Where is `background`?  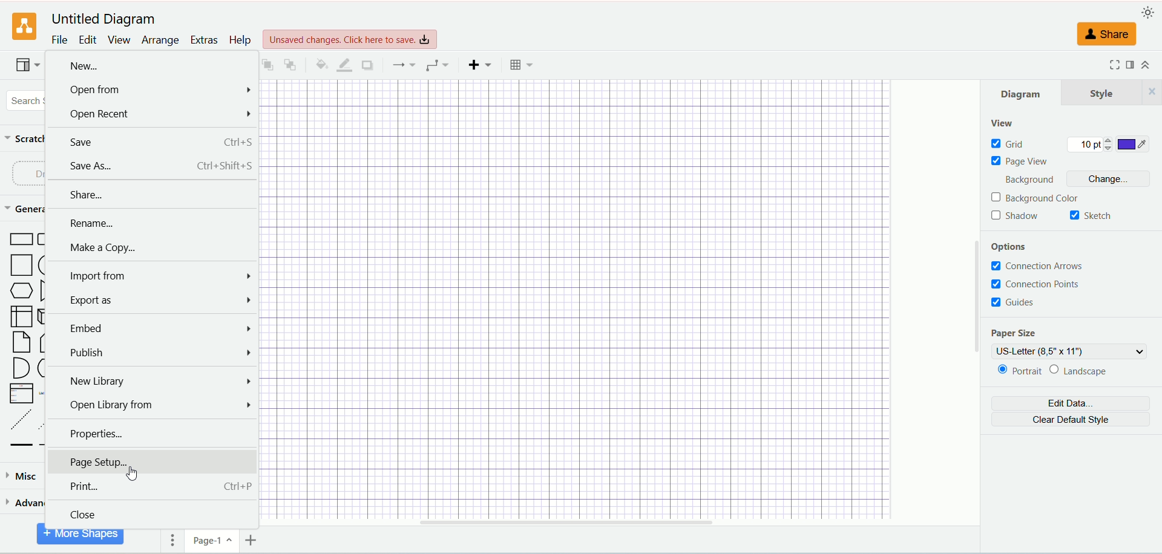 background is located at coordinates (1034, 181).